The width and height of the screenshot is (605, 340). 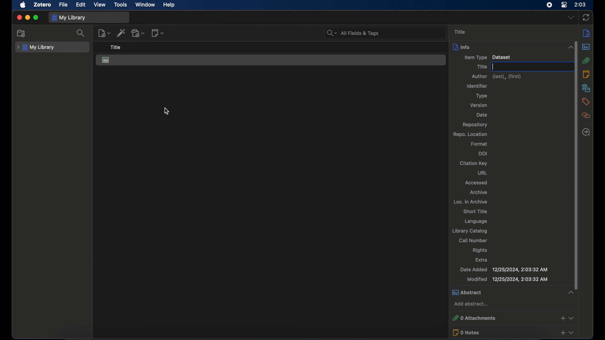 What do you see at coordinates (472, 304) in the screenshot?
I see `add abstract` at bounding box center [472, 304].